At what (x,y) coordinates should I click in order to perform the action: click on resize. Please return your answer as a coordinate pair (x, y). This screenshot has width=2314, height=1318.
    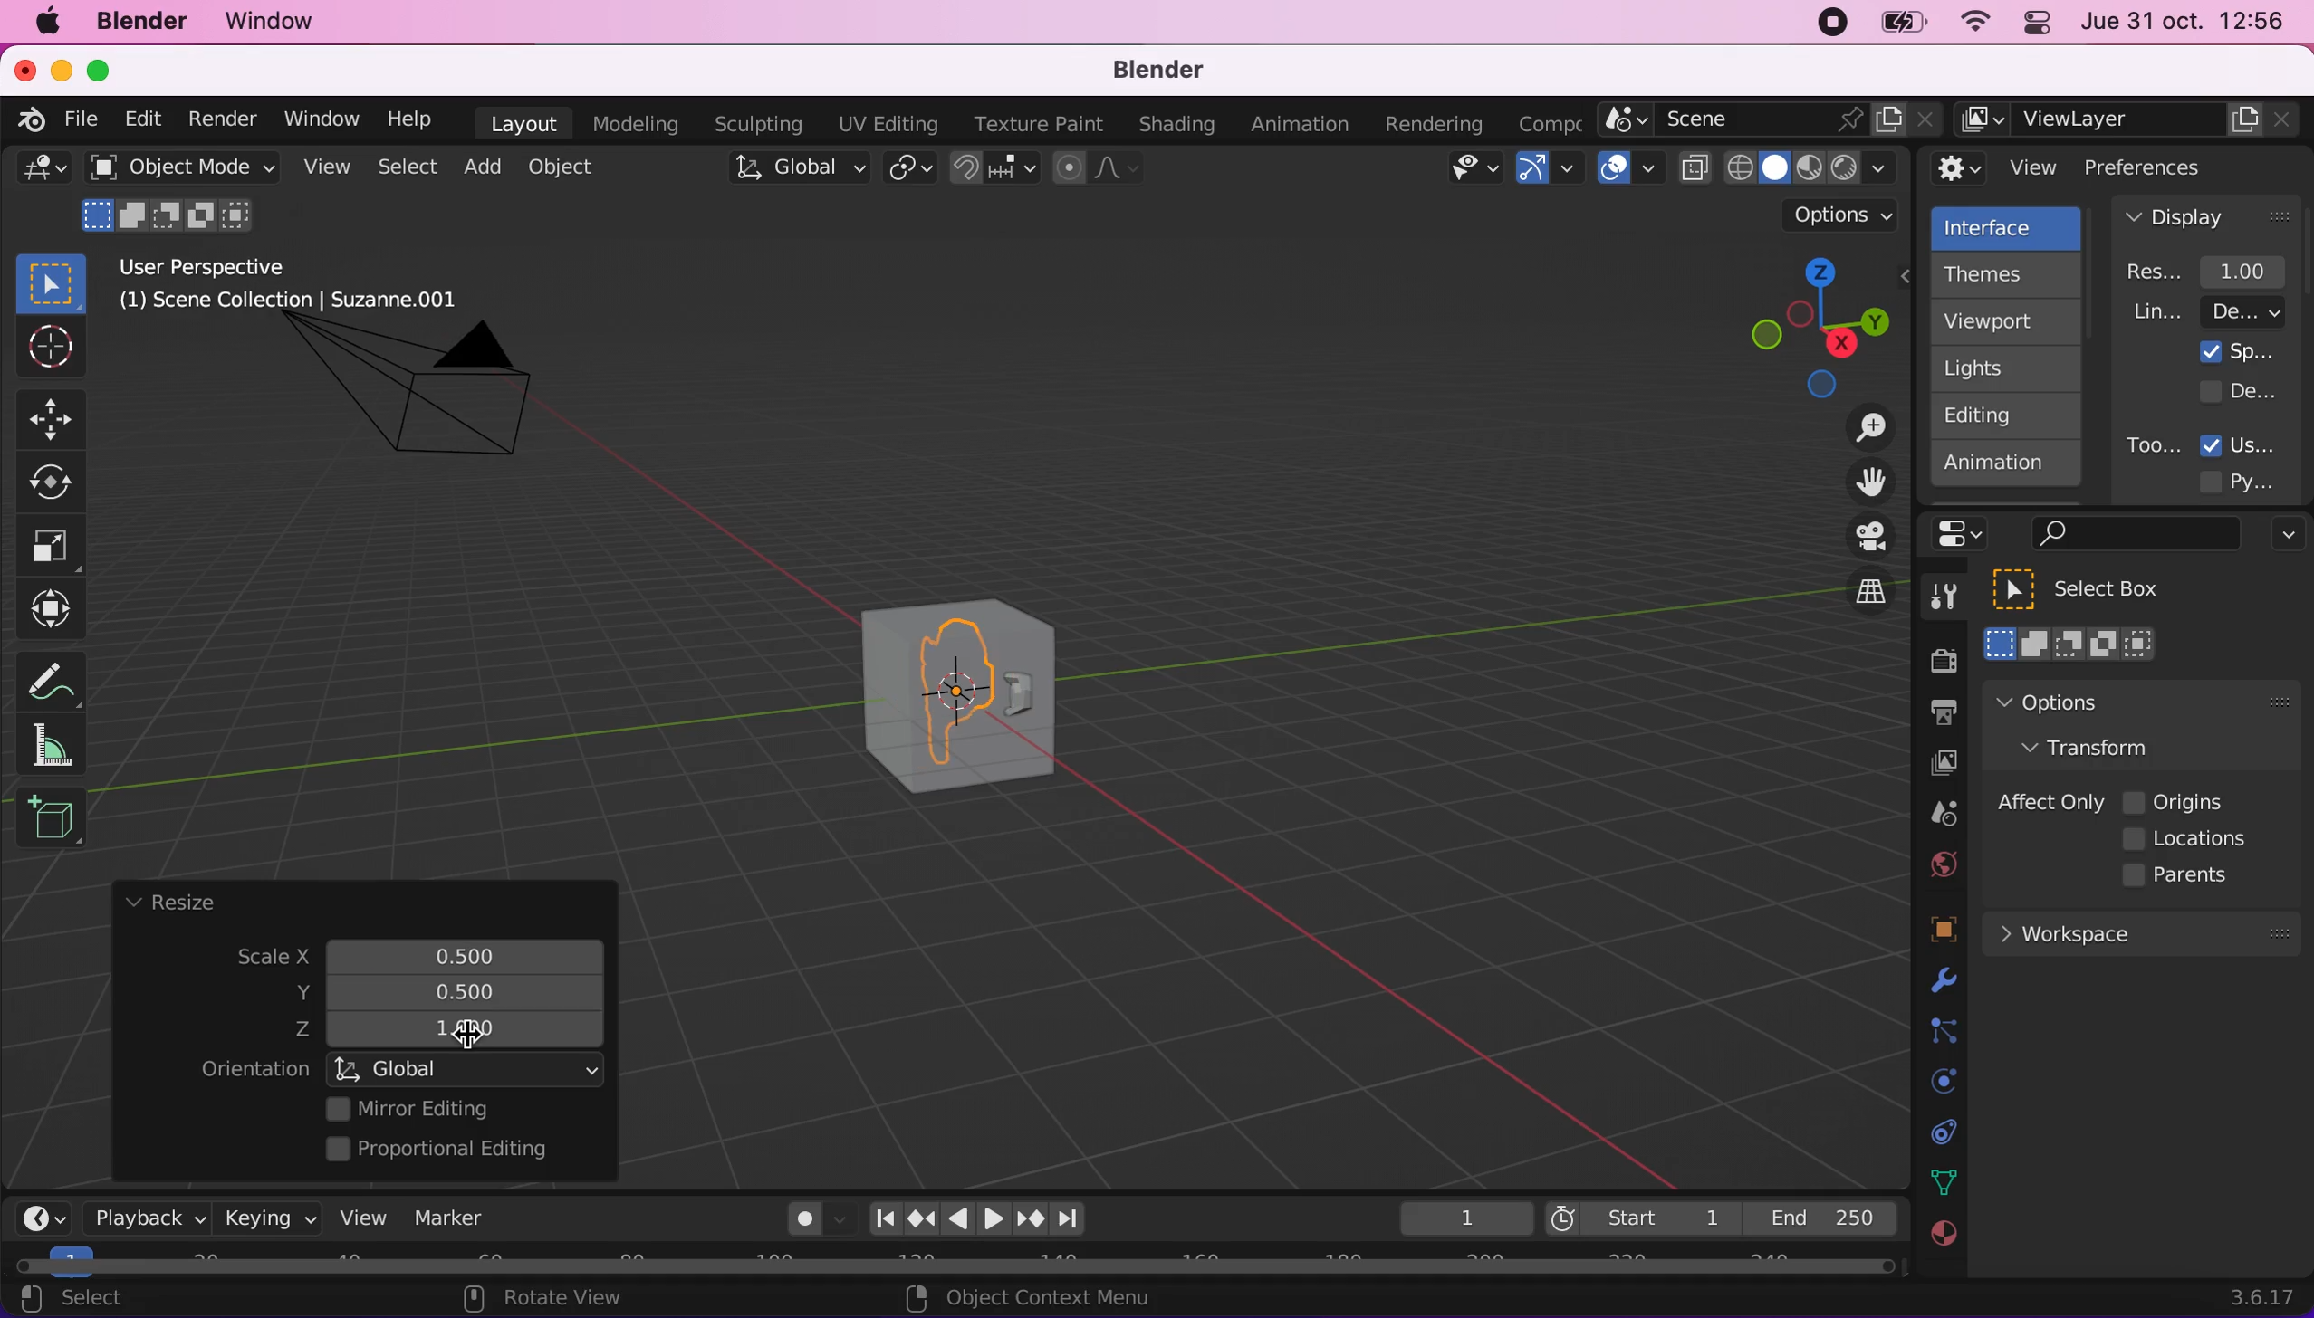
    Looking at the image, I should click on (169, 903).